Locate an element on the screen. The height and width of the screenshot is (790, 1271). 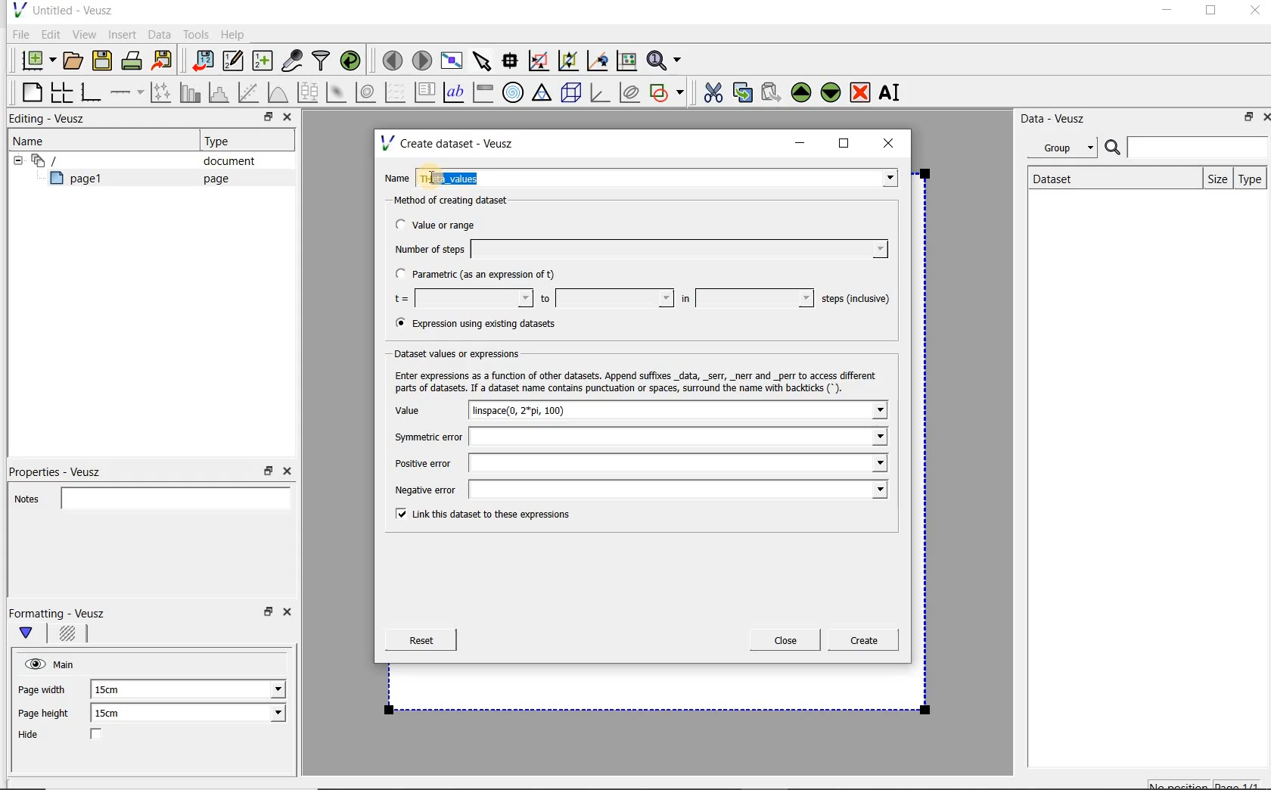
Edit and enter new datasets is located at coordinates (234, 61).